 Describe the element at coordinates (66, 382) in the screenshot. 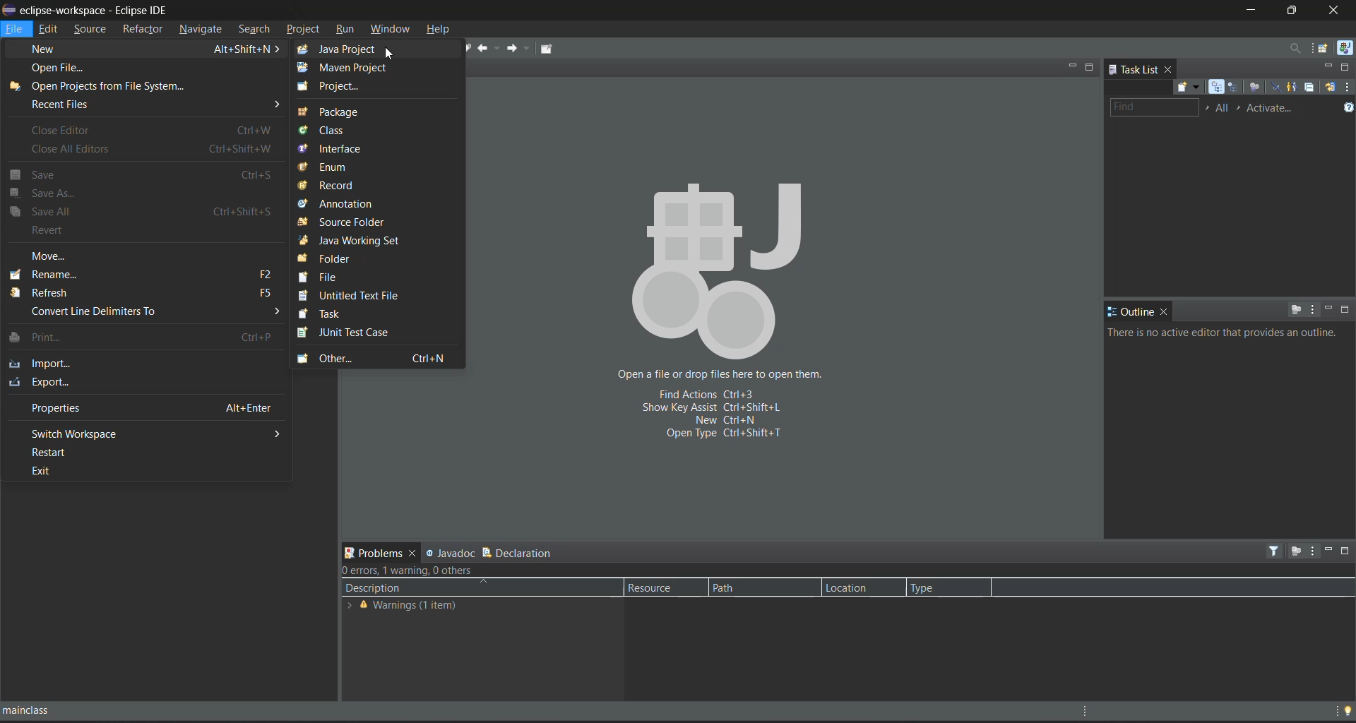

I see `export` at that location.